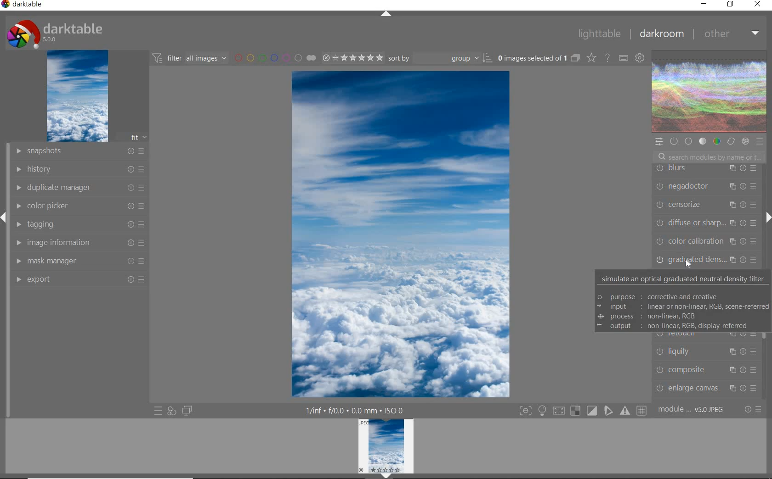 This screenshot has height=479, width=772. Describe the element at coordinates (189, 58) in the screenshot. I see `FILTER ALL IMAGES` at that location.